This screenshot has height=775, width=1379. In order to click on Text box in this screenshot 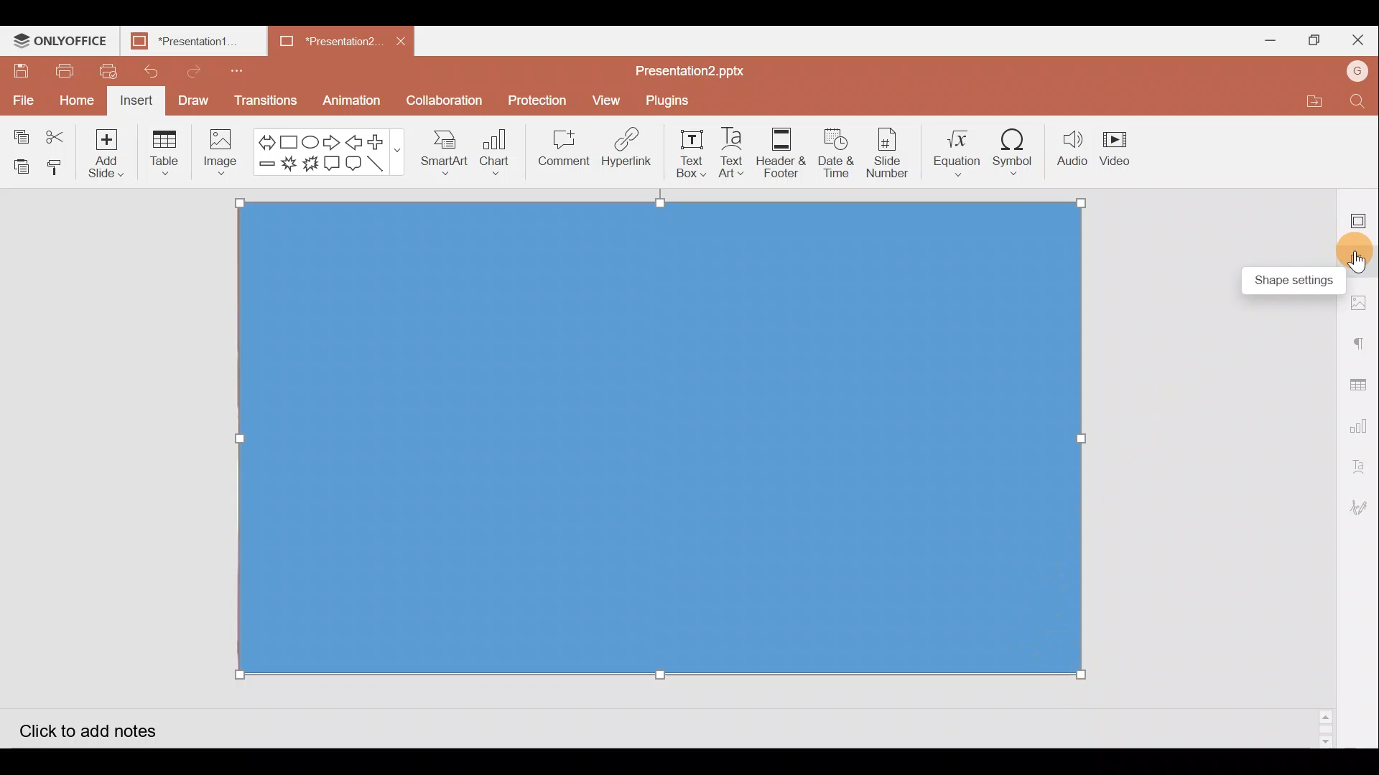, I will do `click(684, 156)`.